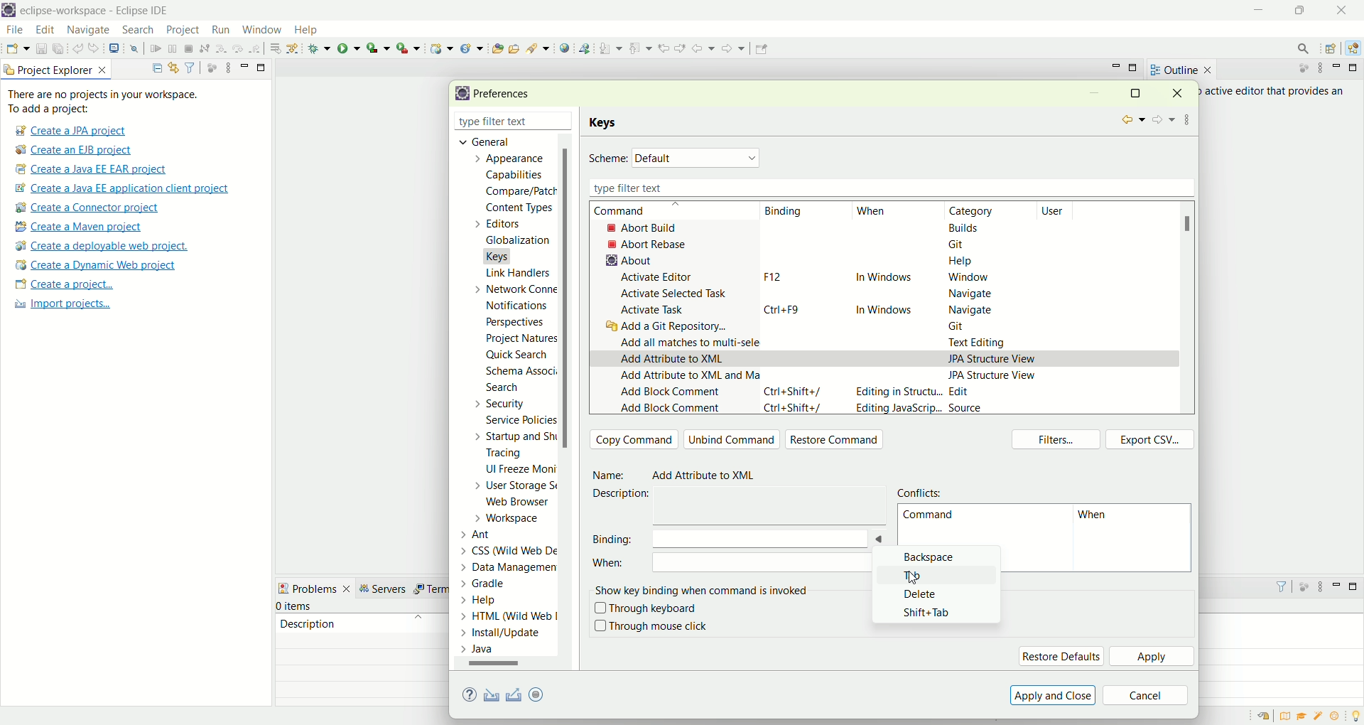 This screenshot has height=725, width=1364. What do you see at coordinates (1275, 586) in the screenshot?
I see `filter` at bounding box center [1275, 586].